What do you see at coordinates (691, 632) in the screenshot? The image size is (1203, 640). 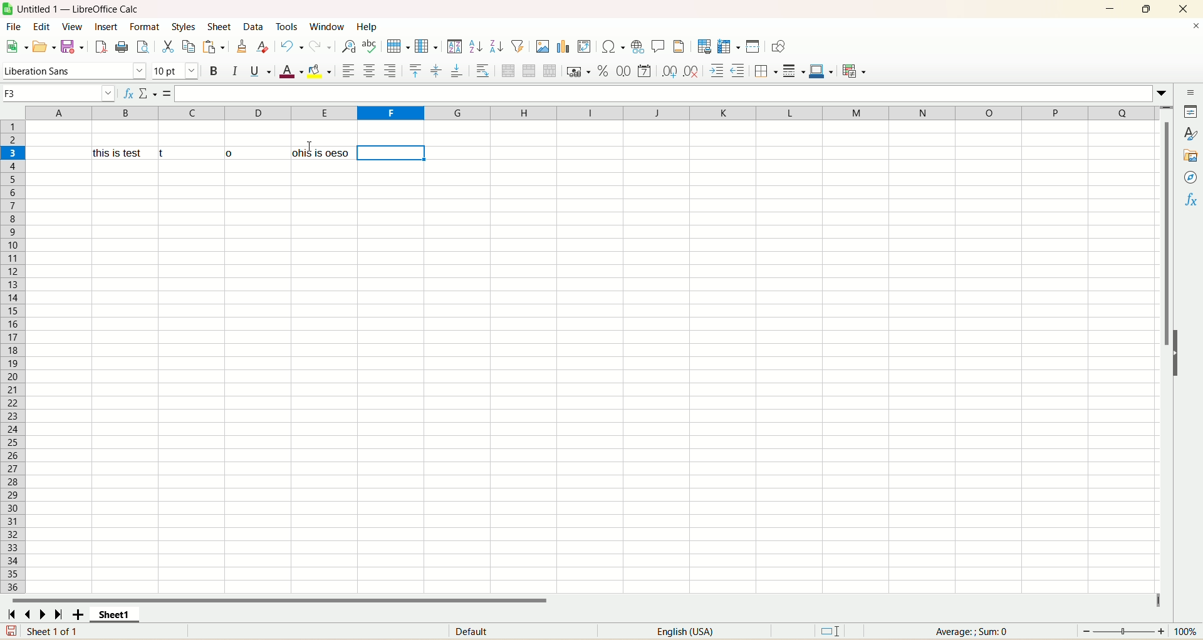 I see `language` at bounding box center [691, 632].